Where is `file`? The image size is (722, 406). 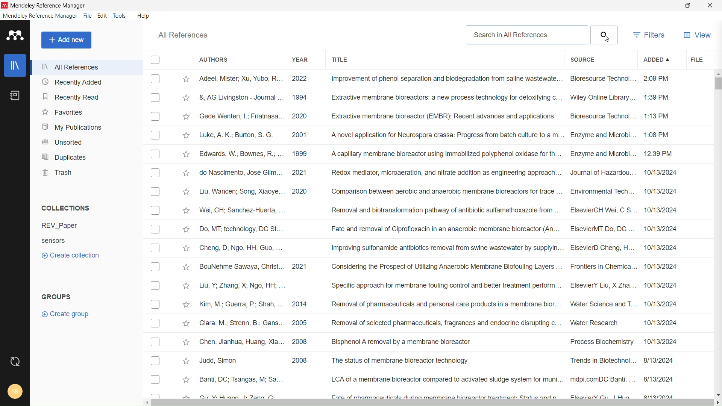
file is located at coordinates (704, 59).